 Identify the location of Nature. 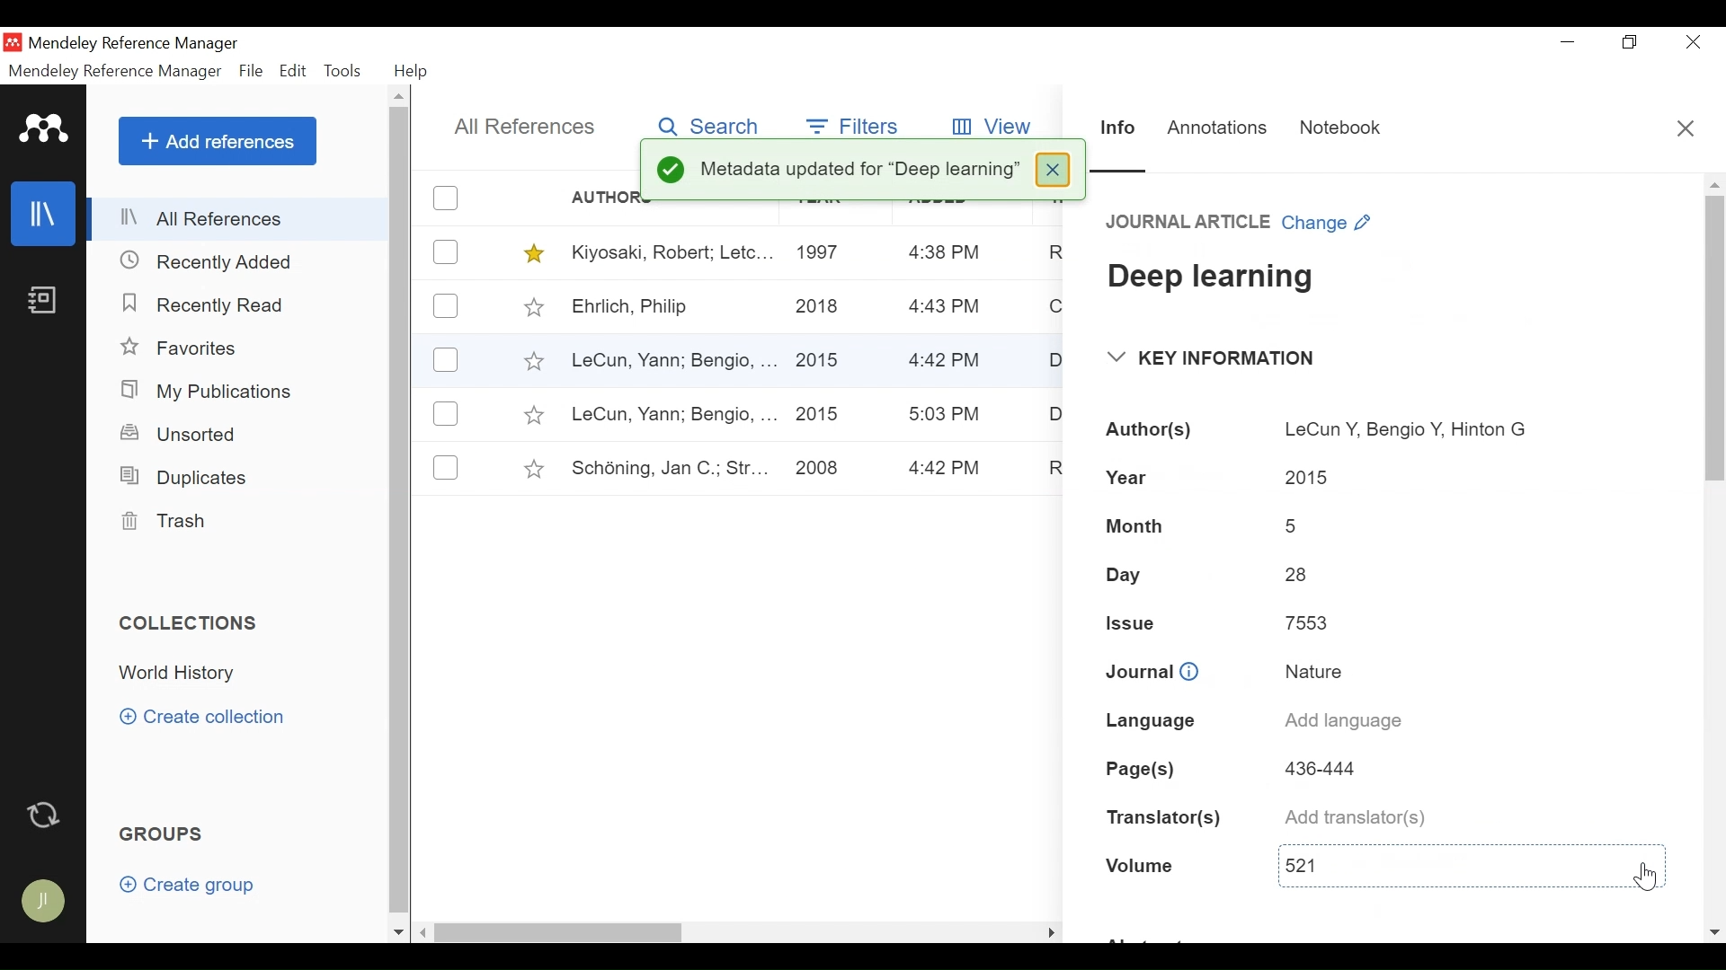
(1312, 668).